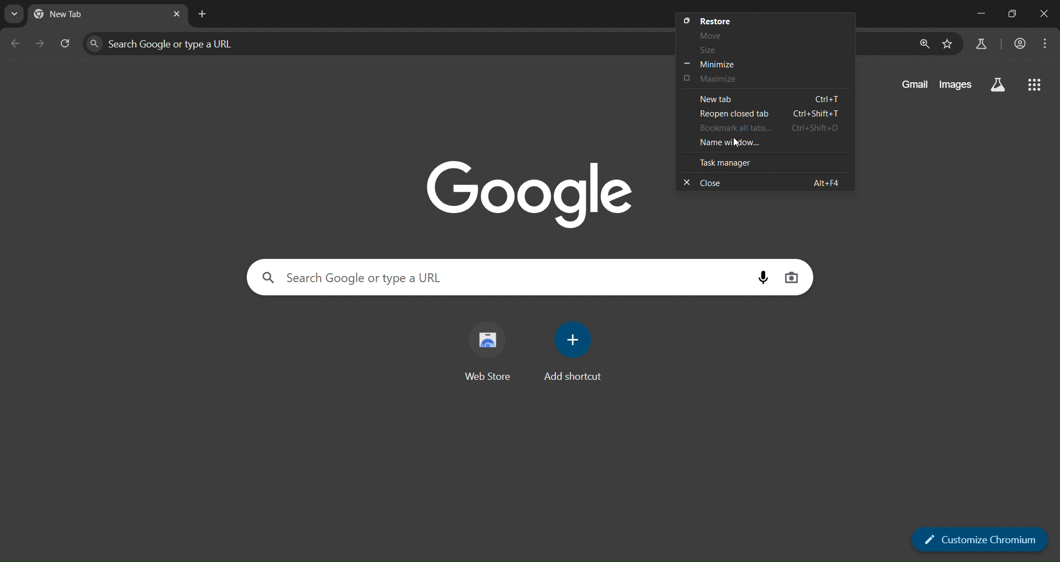 This screenshot has width=1060, height=562. Describe the element at coordinates (707, 34) in the screenshot. I see `move` at that location.